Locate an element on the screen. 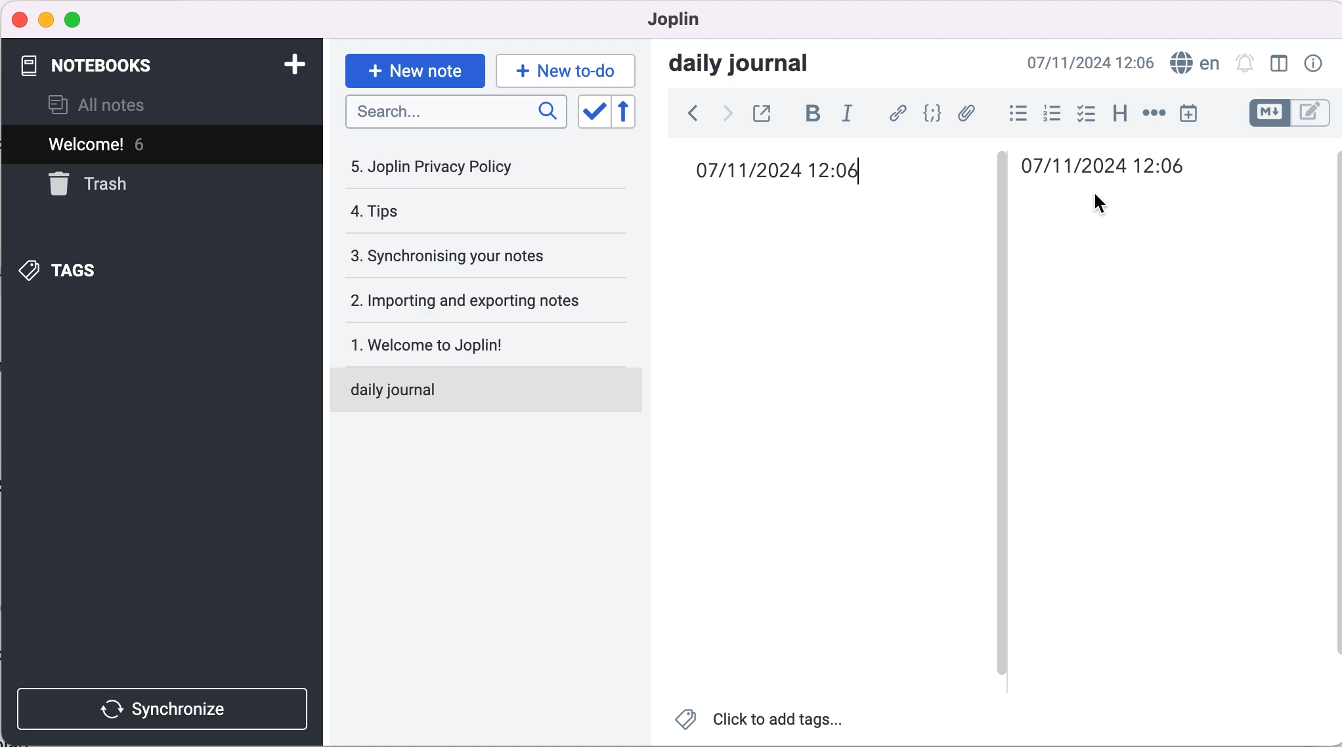 This screenshot has width=1342, height=747. search is located at coordinates (454, 113).